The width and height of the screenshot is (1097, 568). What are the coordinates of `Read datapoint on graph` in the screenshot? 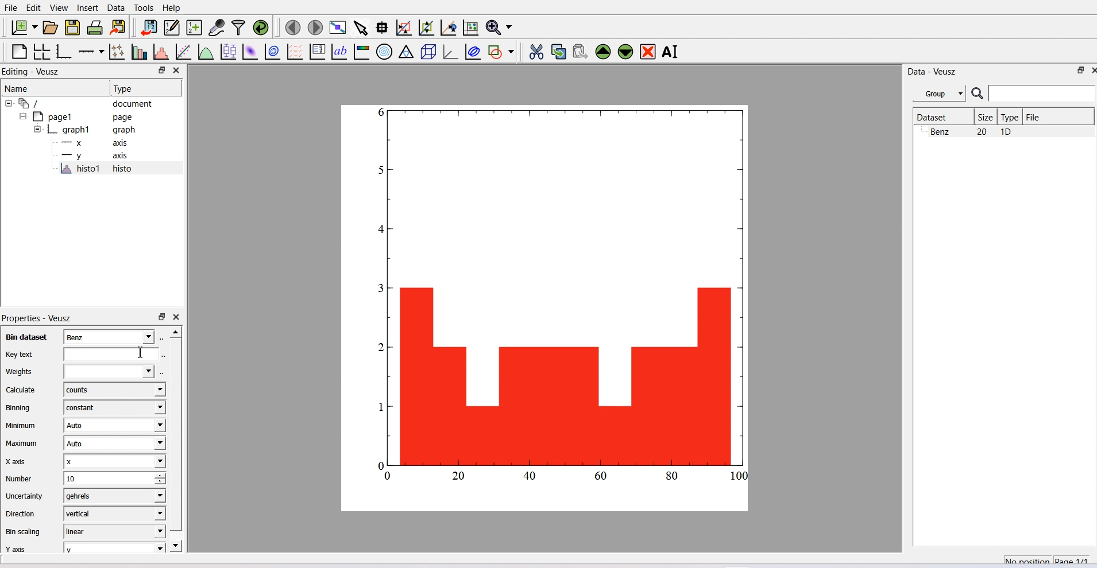 It's located at (383, 28).